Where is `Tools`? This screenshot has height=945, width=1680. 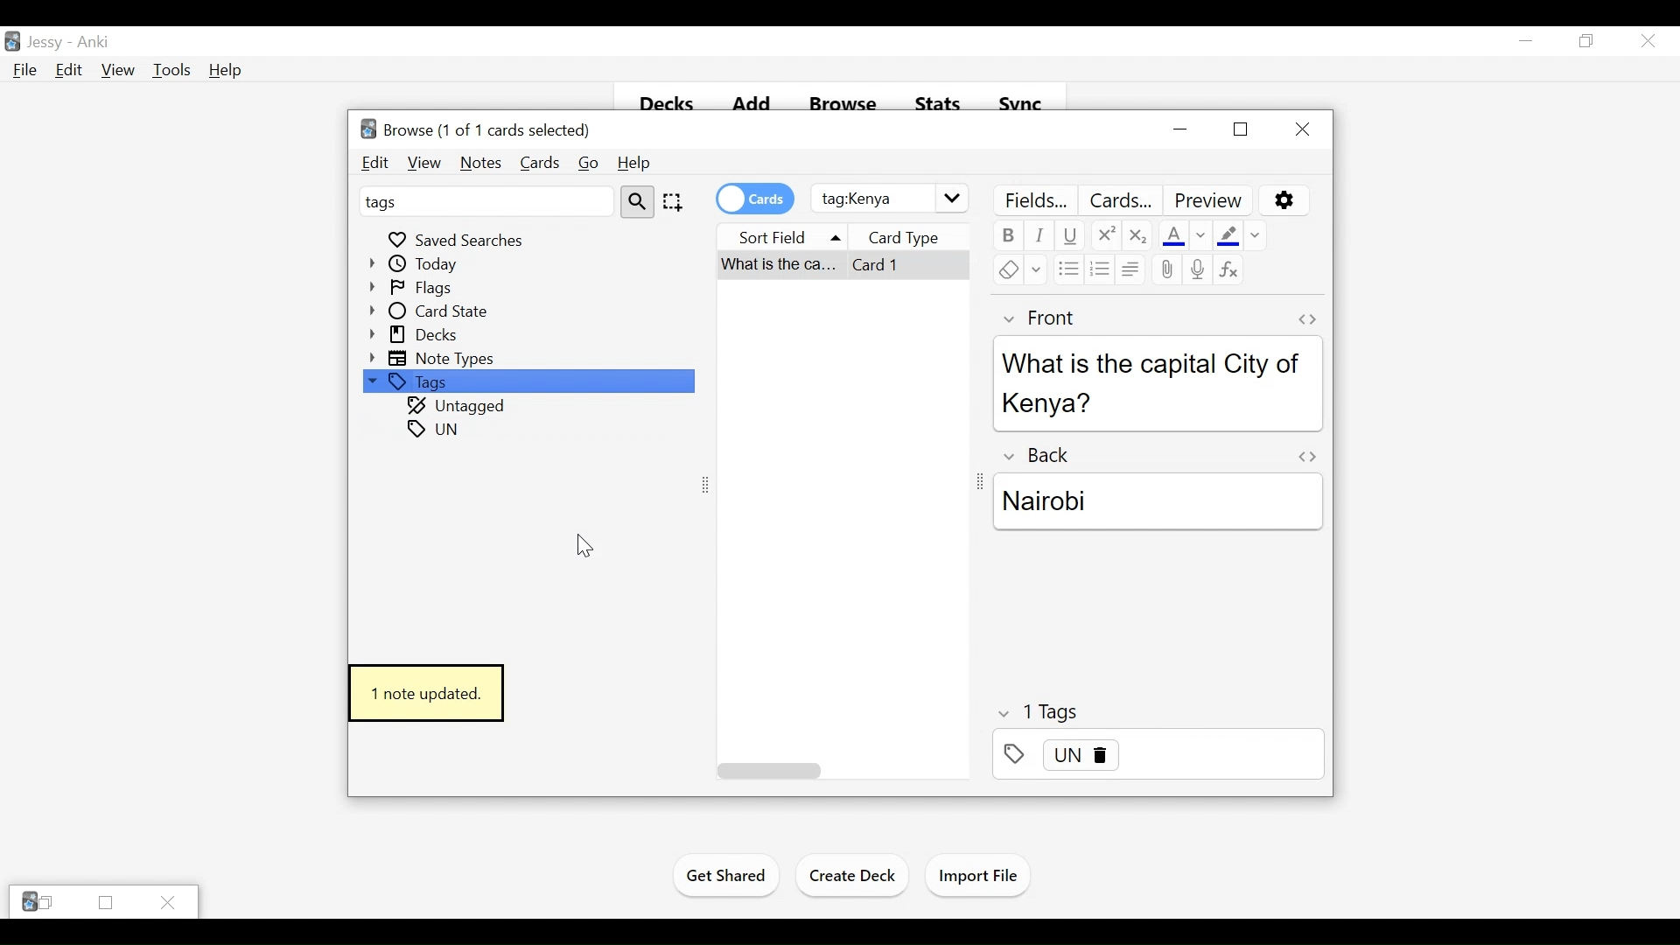 Tools is located at coordinates (172, 71).